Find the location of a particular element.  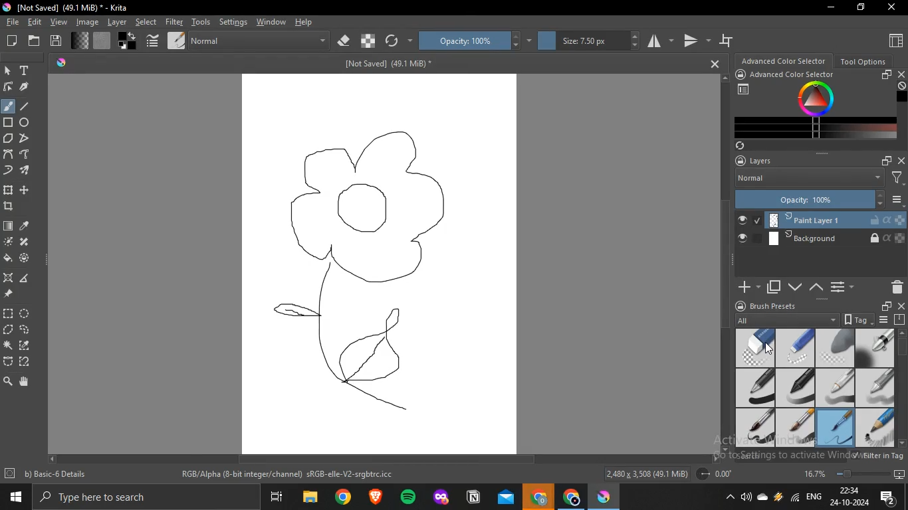

choose brush preset is located at coordinates (175, 41).